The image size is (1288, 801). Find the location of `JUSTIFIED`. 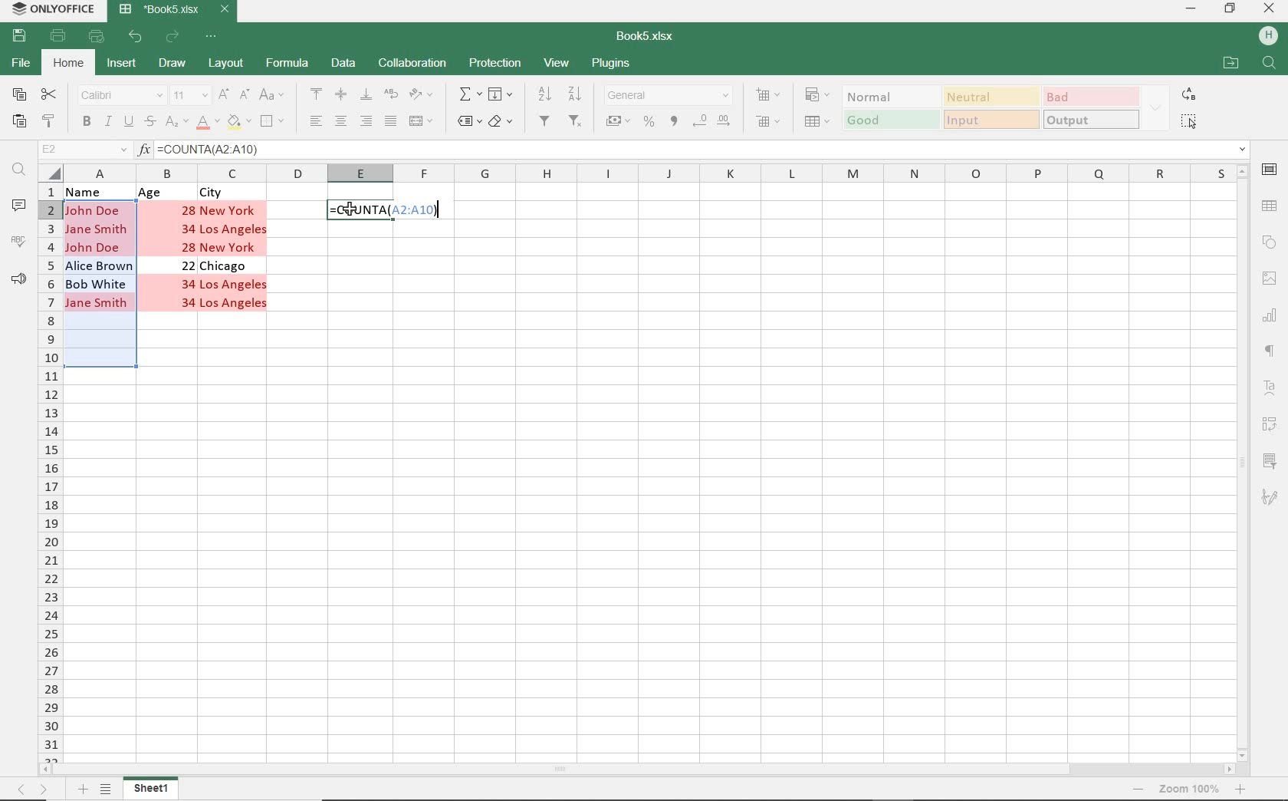

JUSTIFIED is located at coordinates (390, 122).